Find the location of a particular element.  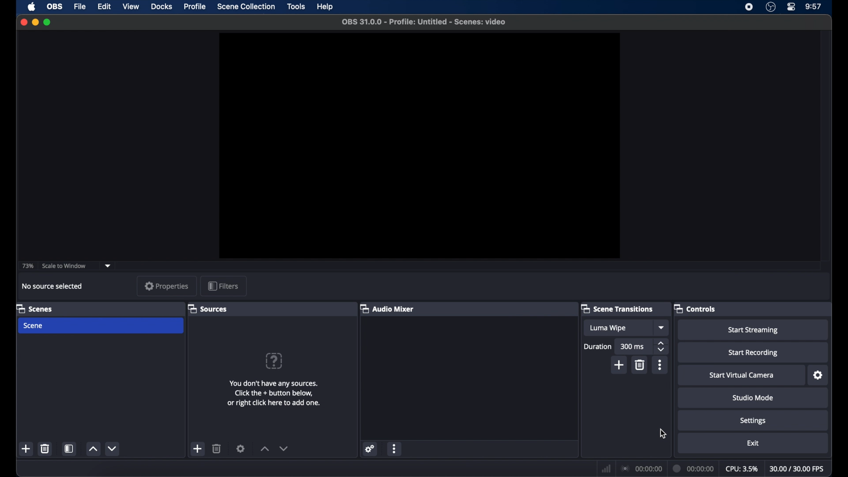

delete is located at coordinates (640, 365).